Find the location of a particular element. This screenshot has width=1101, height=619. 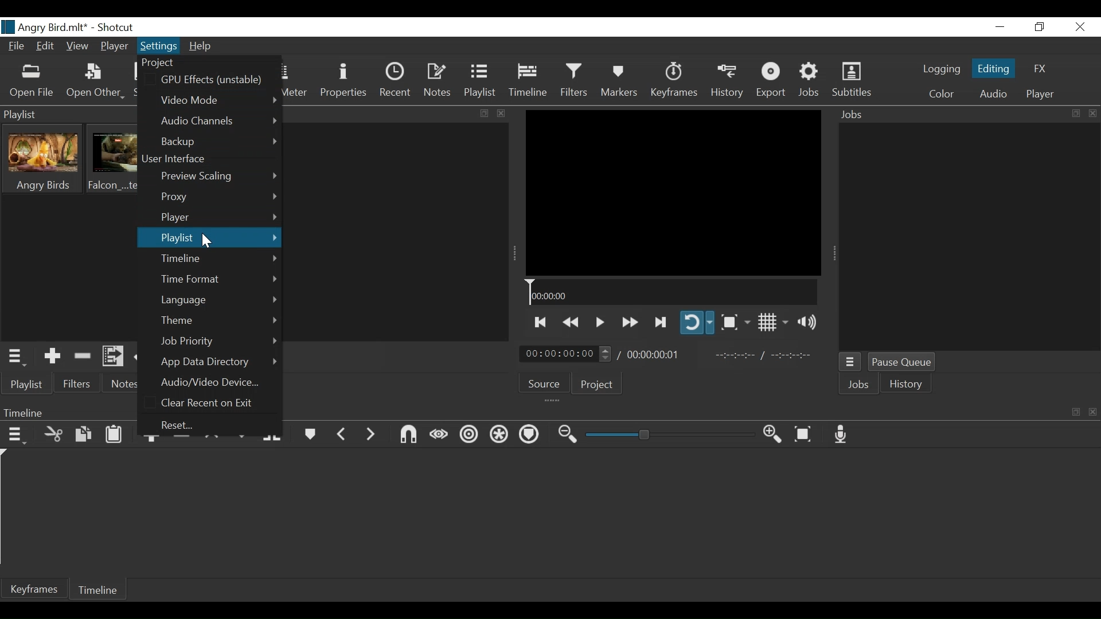

Remove cut is located at coordinates (83, 358).